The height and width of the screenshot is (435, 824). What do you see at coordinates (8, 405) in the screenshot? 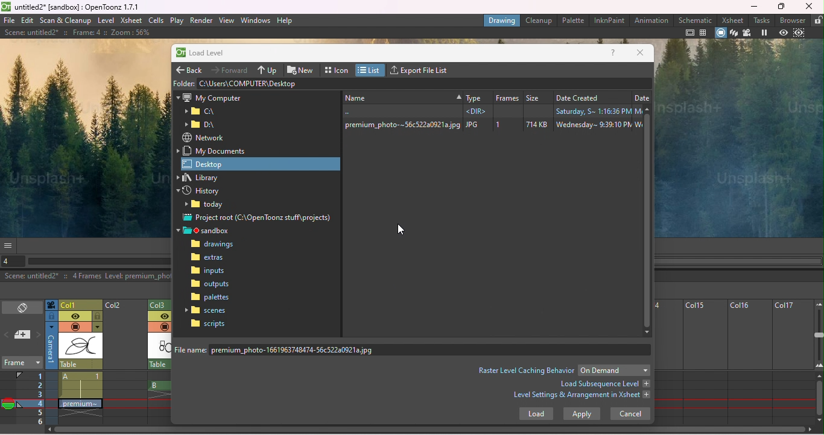
I see `Onion skin` at bounding box center [8, 405].